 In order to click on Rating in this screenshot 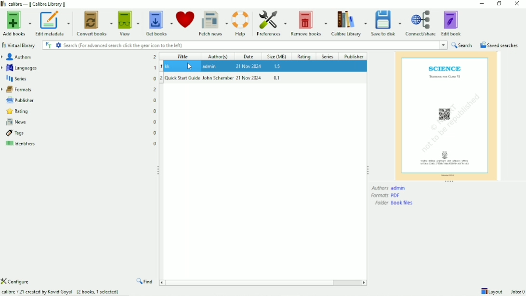, I will do `click(16, 111)`.